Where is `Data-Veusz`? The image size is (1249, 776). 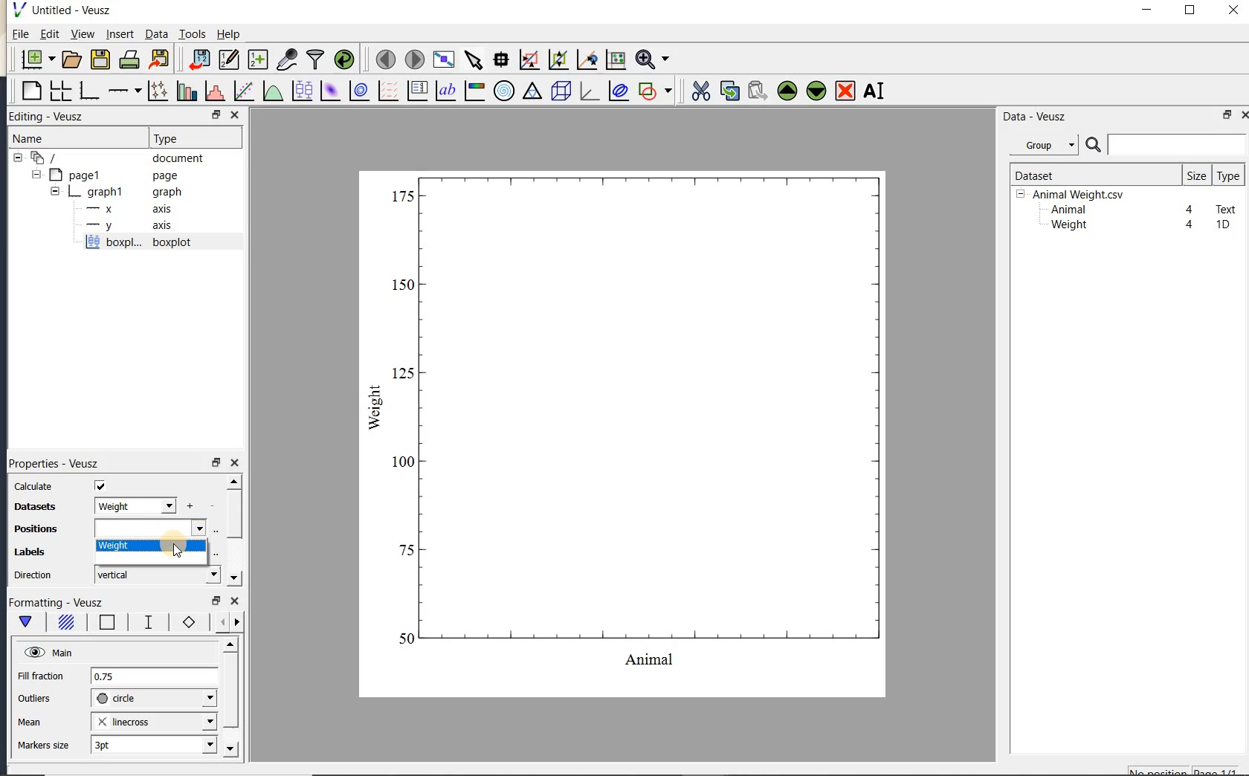
Data-Veusz is located at coordinates (1035, 117).